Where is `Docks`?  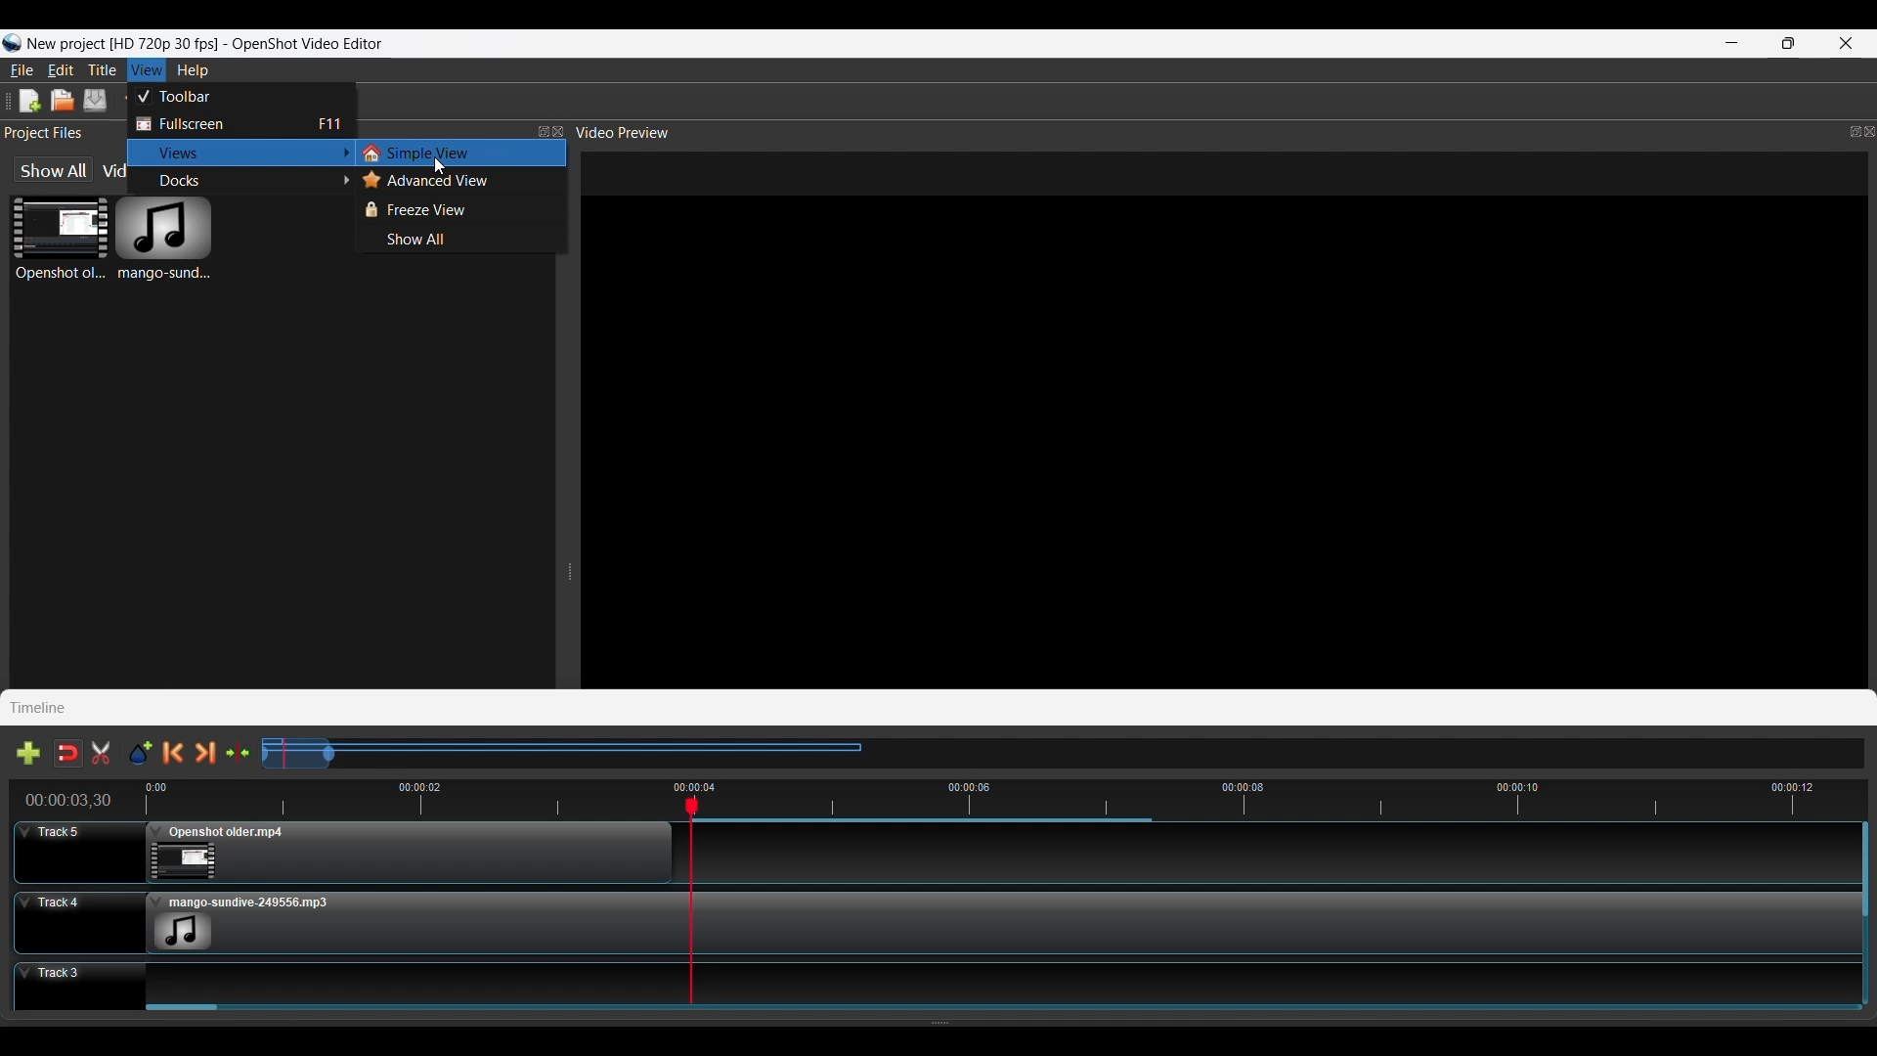 Docks is located at coordinates (240, 182).